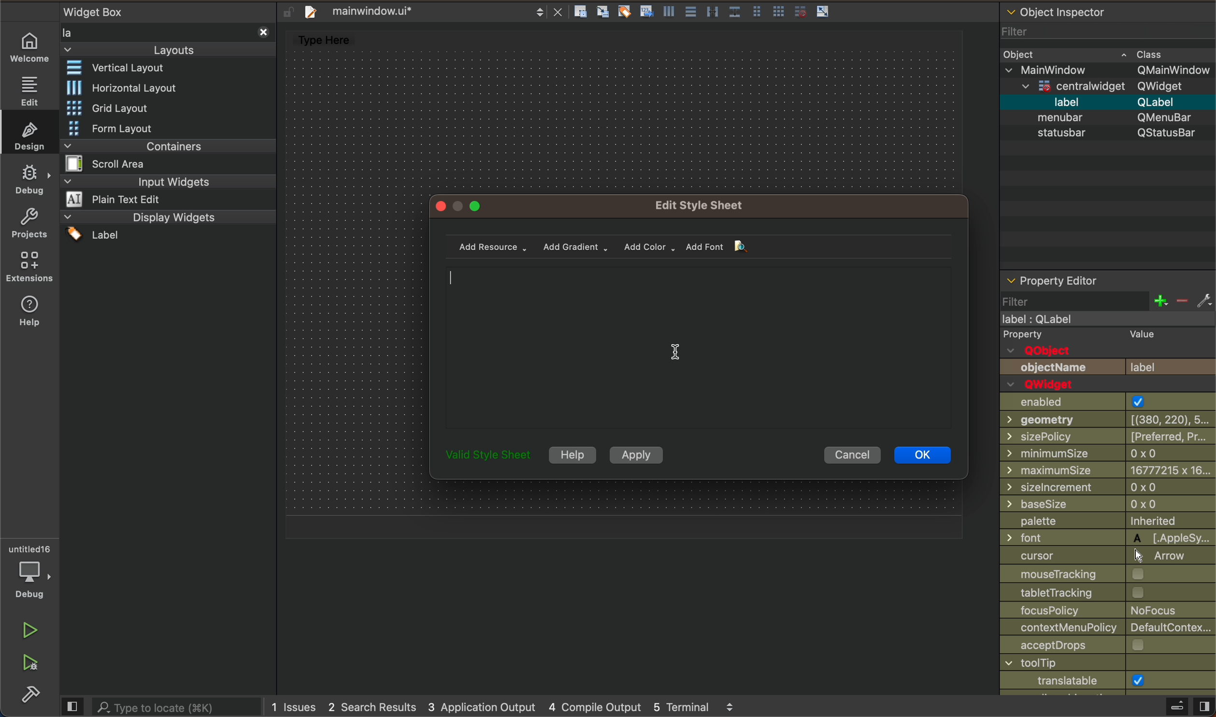 The image size is (1216, 717). What do you see at coordinates (1072, 33) in the screenshot?
I see `filter` at bounding box center [1072, 33].